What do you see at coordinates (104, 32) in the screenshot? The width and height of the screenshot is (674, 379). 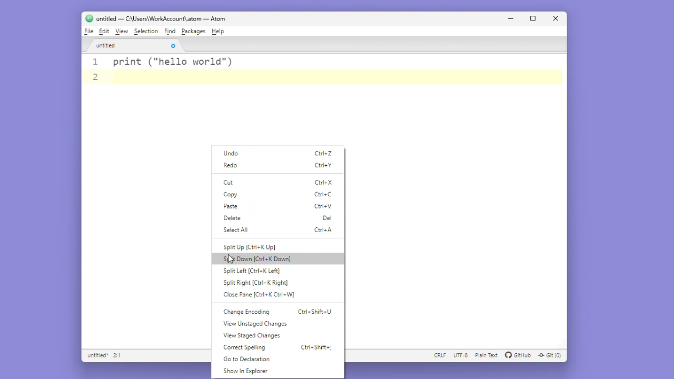 I see `Edit` at bounding box center [104, 32].